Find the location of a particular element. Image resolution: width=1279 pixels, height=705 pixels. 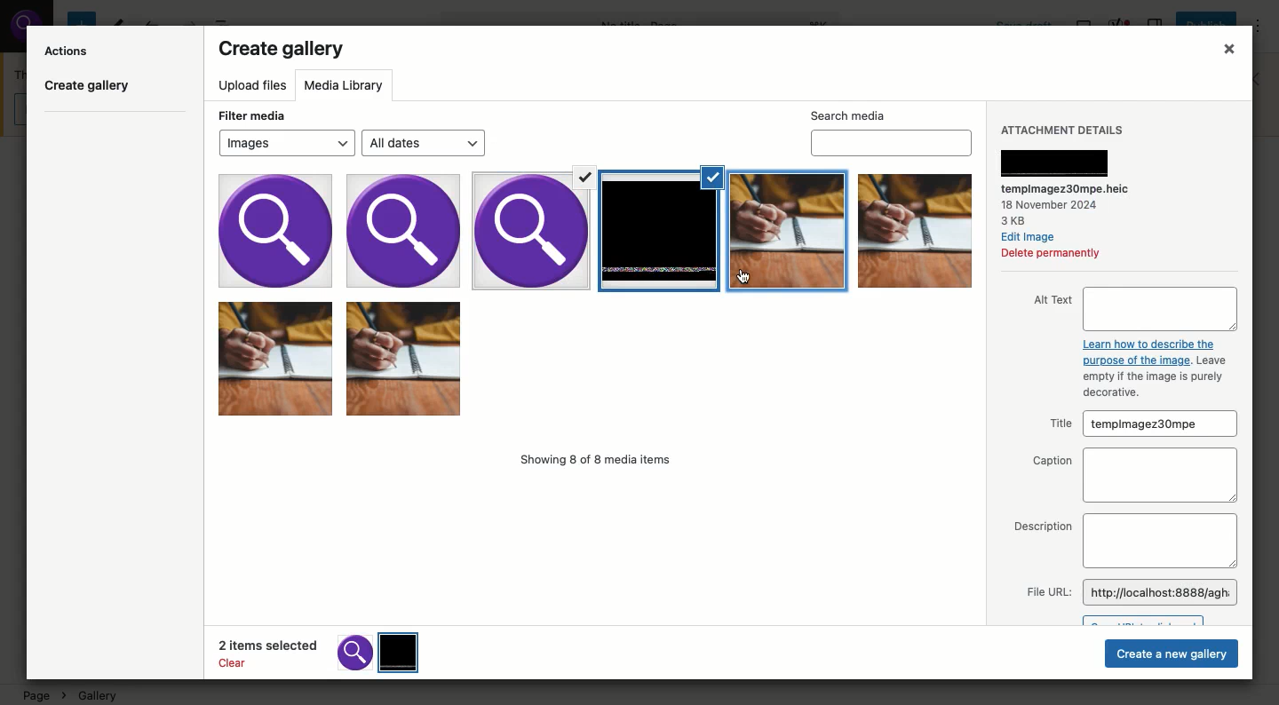

Description is located at coordinates (1123, 541).